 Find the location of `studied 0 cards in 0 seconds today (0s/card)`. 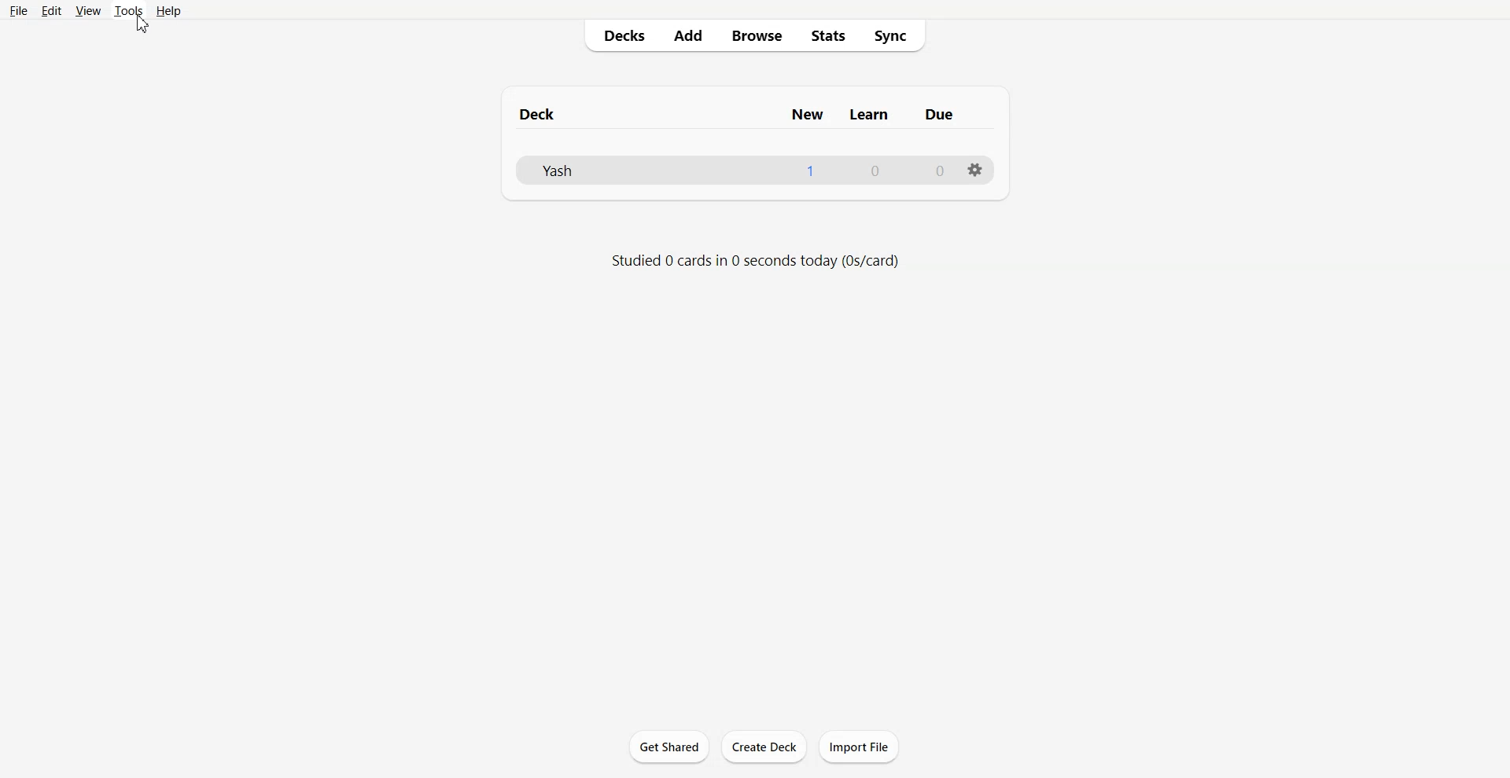

studied 0 cards in 0 seconds today (0s/card) is located at coordinates (756, 261).